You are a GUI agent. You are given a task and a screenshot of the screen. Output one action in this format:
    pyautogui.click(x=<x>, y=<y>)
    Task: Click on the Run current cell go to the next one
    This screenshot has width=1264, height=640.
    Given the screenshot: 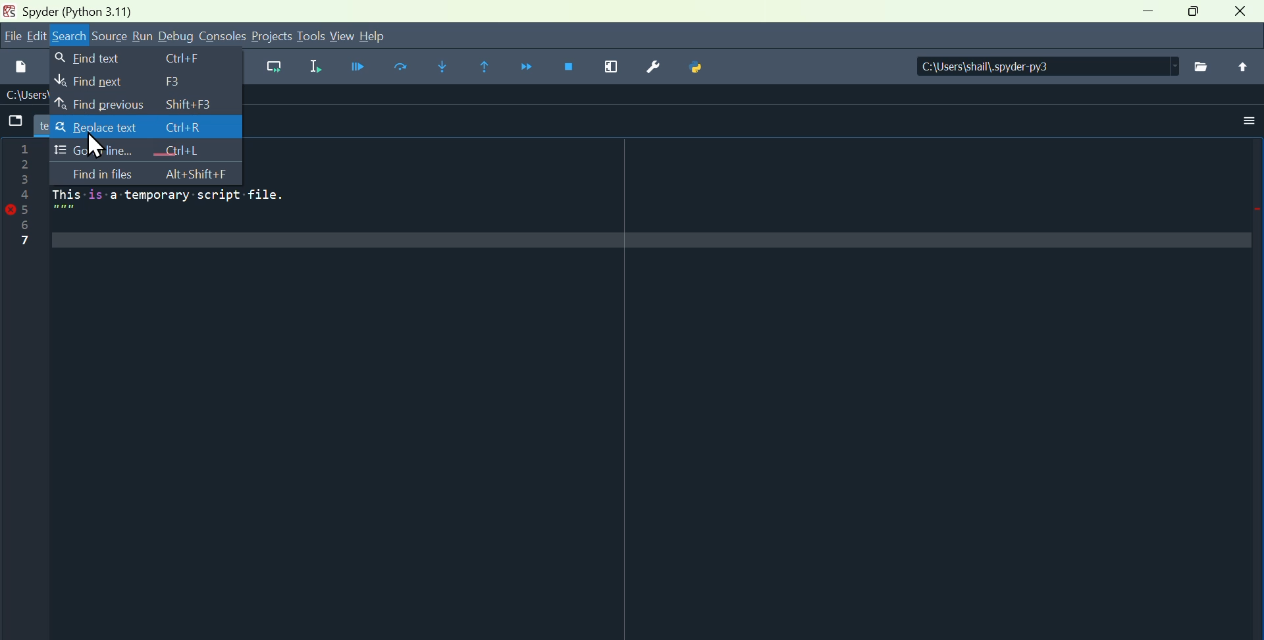 What is the action you would take?
    pyautogui.click(x=271, y=67)
    